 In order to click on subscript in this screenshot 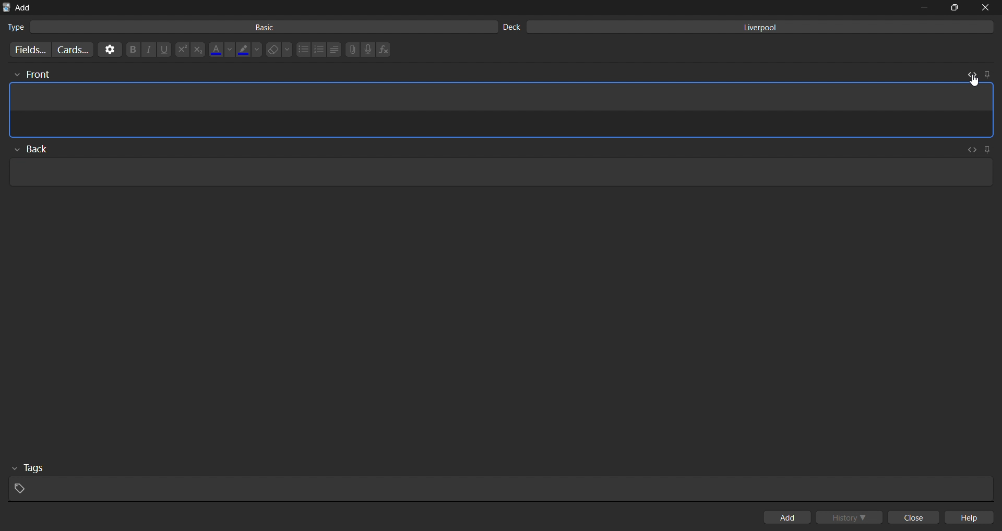, I will do `click(197, 50)`.